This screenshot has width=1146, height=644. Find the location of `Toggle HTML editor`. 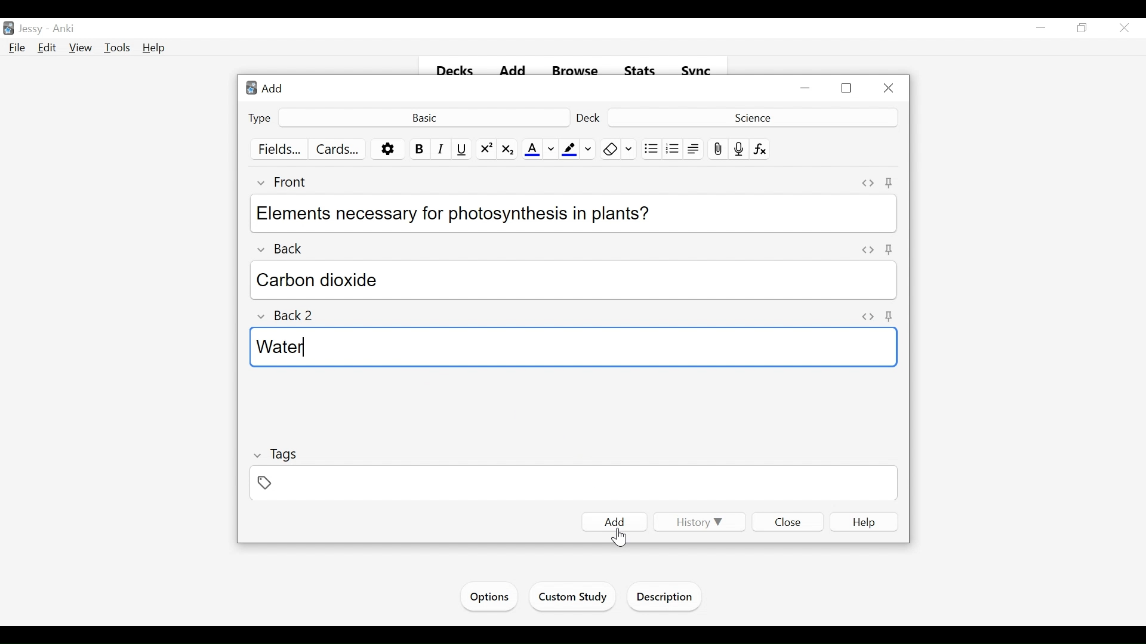

Toggle HTML editor is located at coordinates (865, 250).